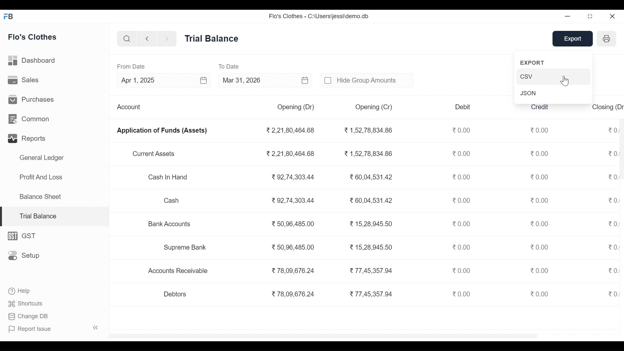 This screenshot has width=624, height=351. Describe the element at coordinates (369, 176) in the screenshot. I see `60,04,531.42` at that location.